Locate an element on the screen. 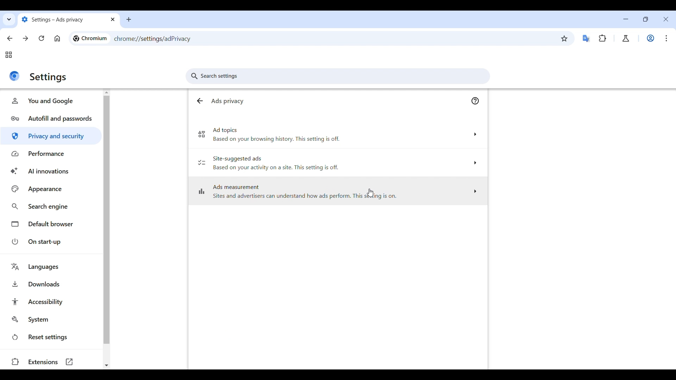 Image resolution: width=676 pixels, height=380 pixels. Bookmark this tab is located at coordinates (565, 38).